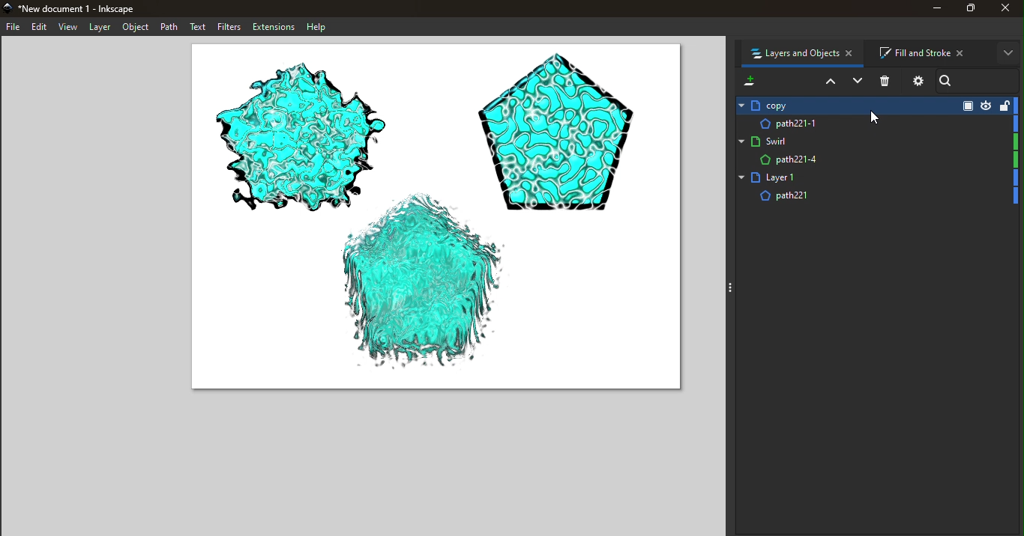 This screenshot has width=1024, height=536. I want to click on Object, so click(138, 27).